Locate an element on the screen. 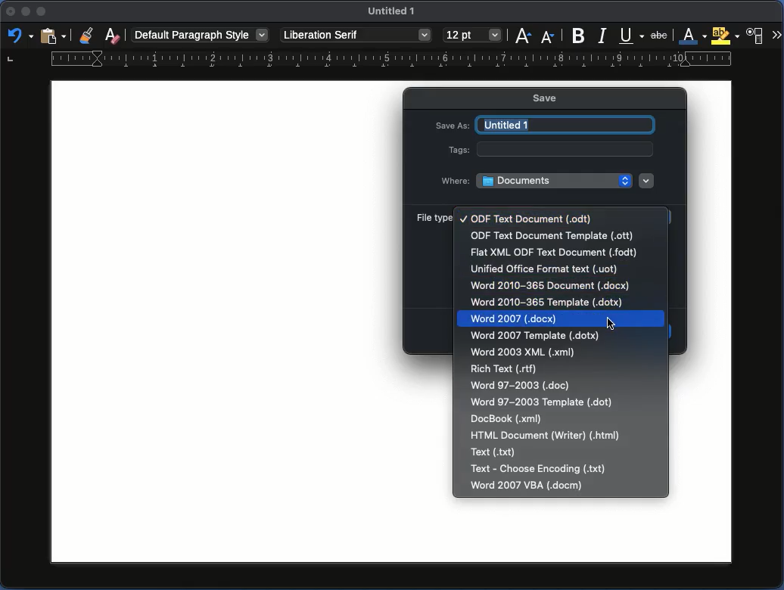 The width and height of the screenshot is (784, 590). Minimize is located at coordinates (26, 14).